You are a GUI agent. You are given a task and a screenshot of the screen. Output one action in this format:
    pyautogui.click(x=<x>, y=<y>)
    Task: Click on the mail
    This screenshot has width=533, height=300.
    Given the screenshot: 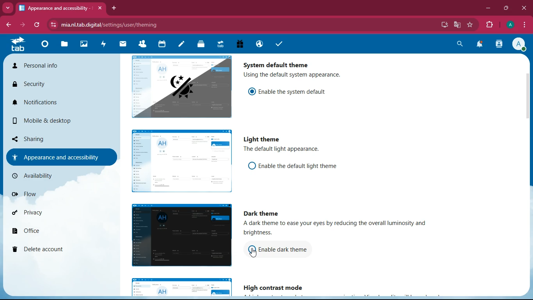 What is the action you would take?
    pyautogui.click(x=123, y=44)
    